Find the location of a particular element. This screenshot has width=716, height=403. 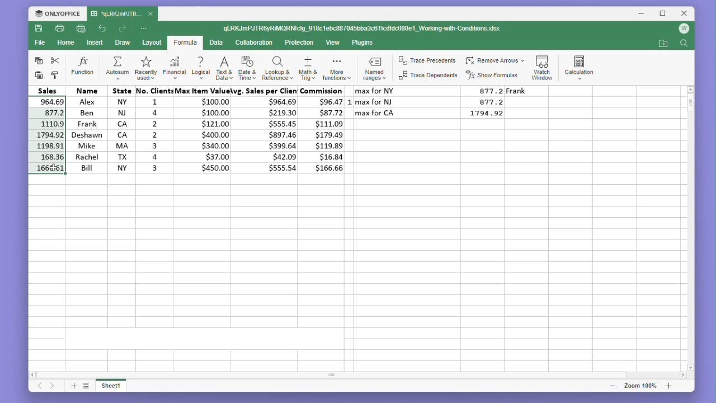

Formula is located at coordinates (185, 43).